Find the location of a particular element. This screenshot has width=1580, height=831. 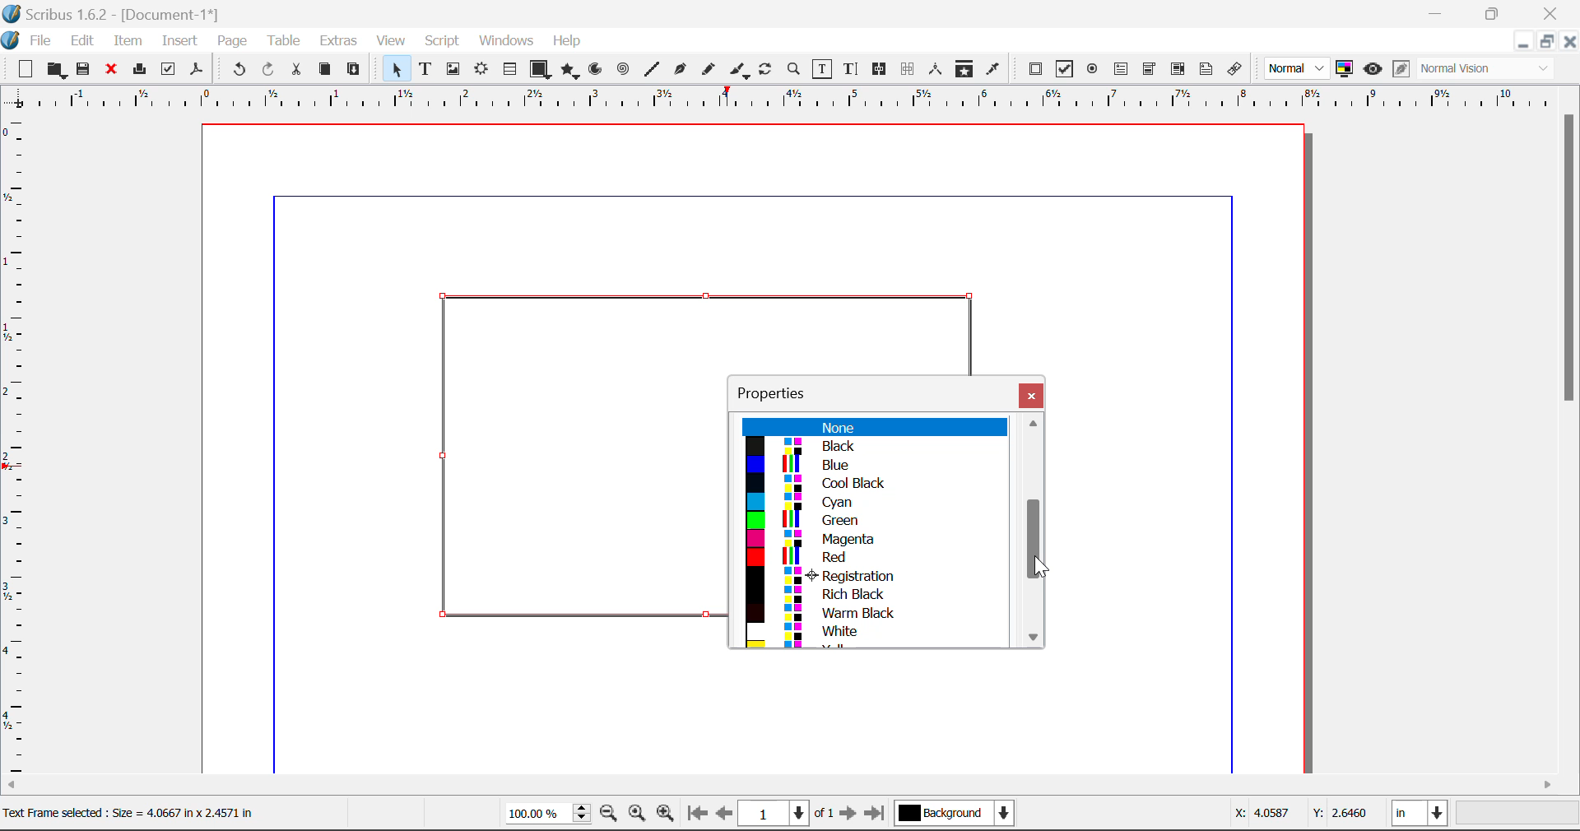

Tables is located at coordinates (509, 69).